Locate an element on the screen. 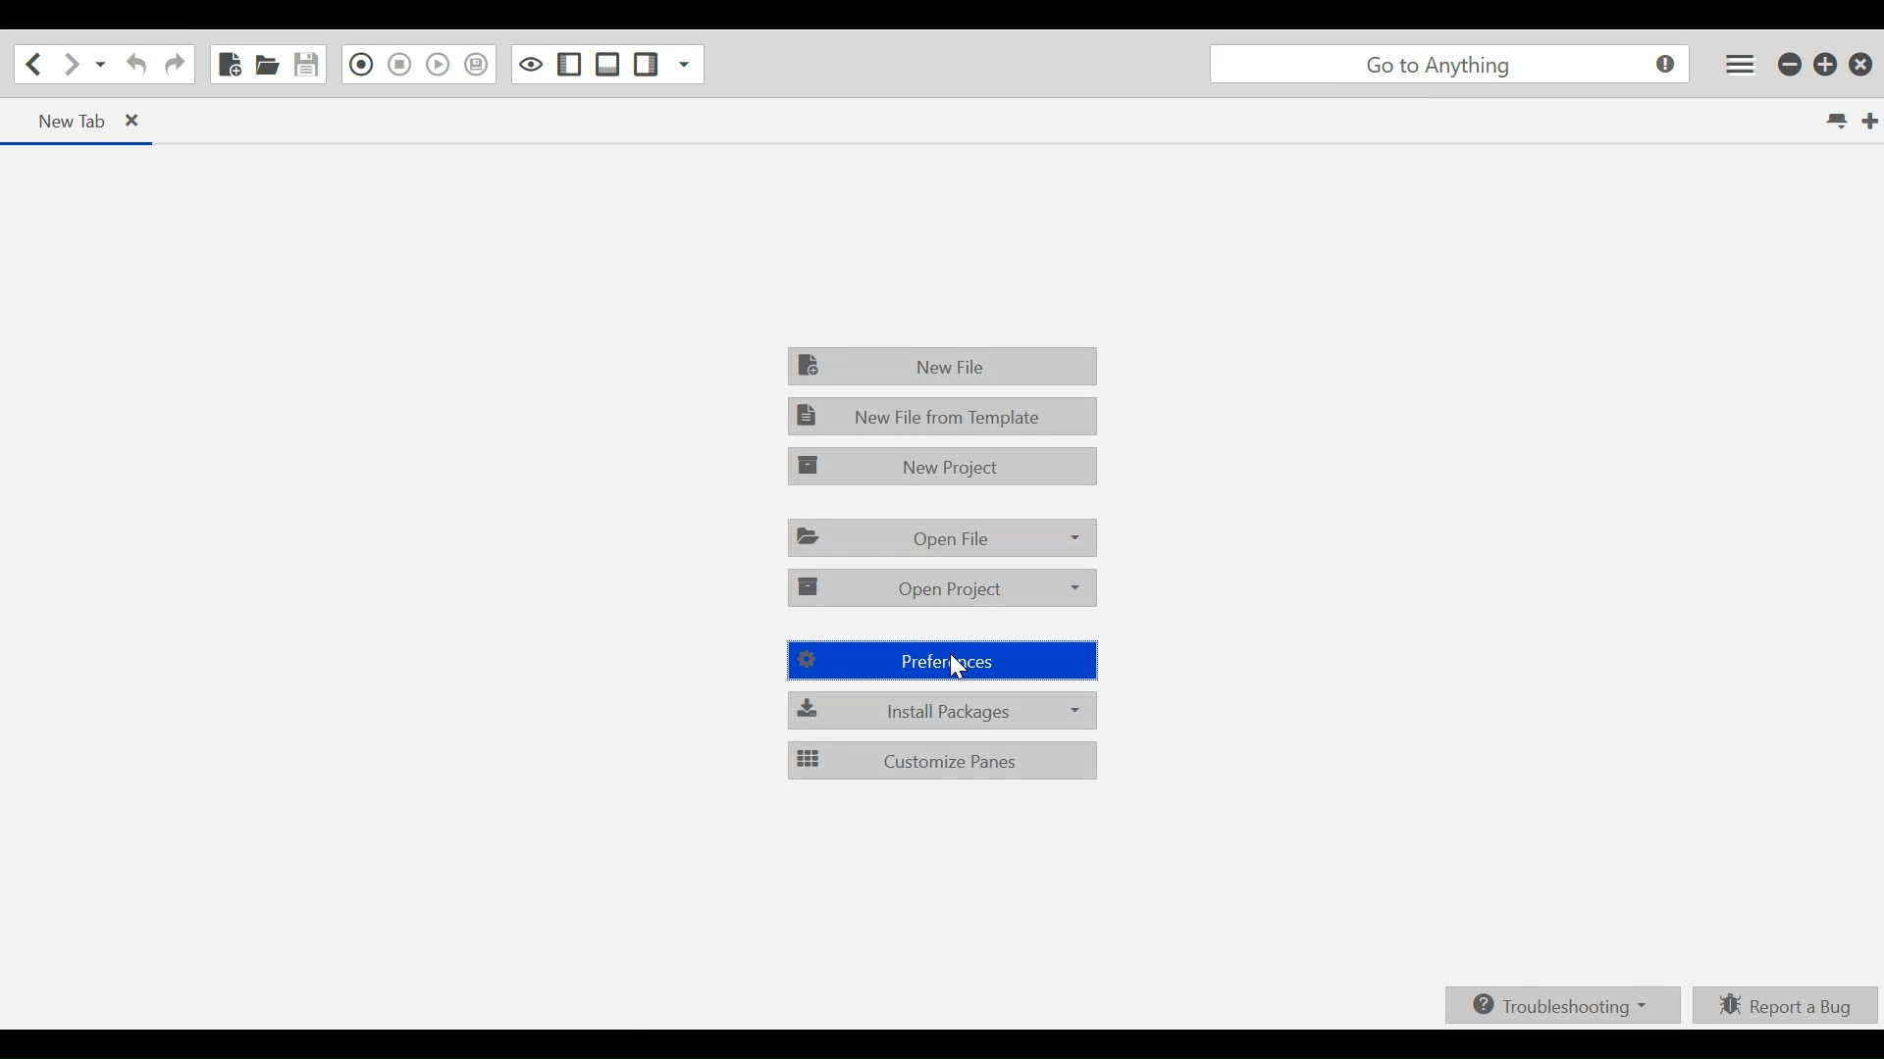  Troubleshooting is located at coordinates (1563, 1006).